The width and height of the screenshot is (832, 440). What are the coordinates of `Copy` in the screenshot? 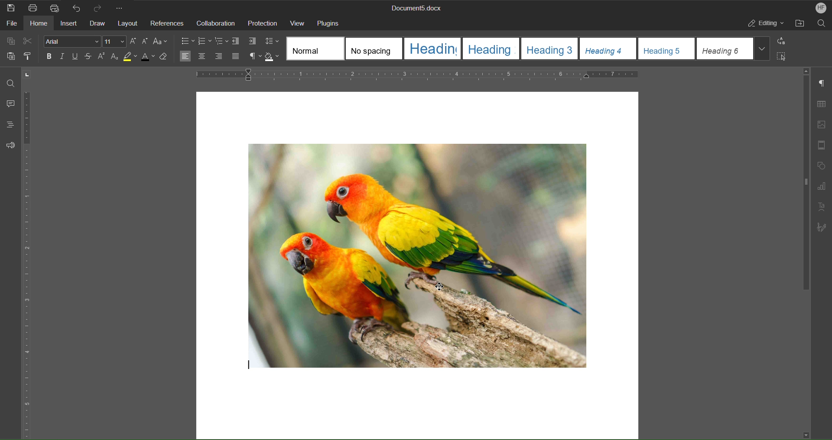 It's located at (10, 41).